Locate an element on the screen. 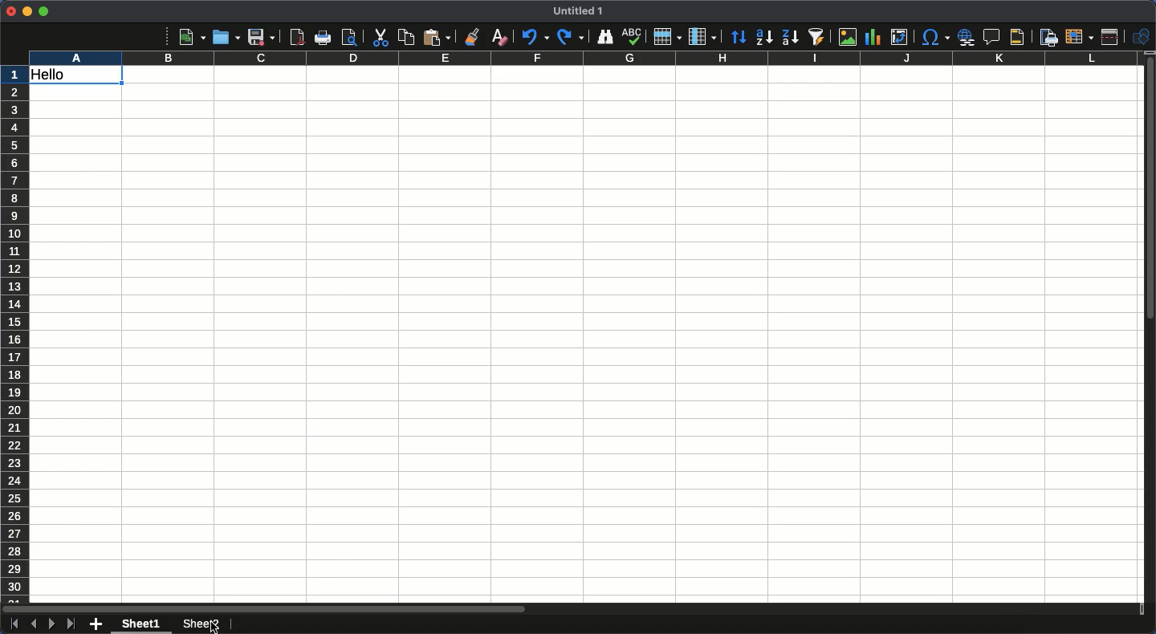  Maximize is located at coordinates (43, 11).